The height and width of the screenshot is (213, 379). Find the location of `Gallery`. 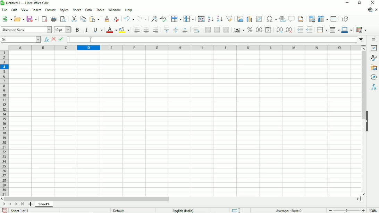

Gallery is located at coordinates (374, 68).